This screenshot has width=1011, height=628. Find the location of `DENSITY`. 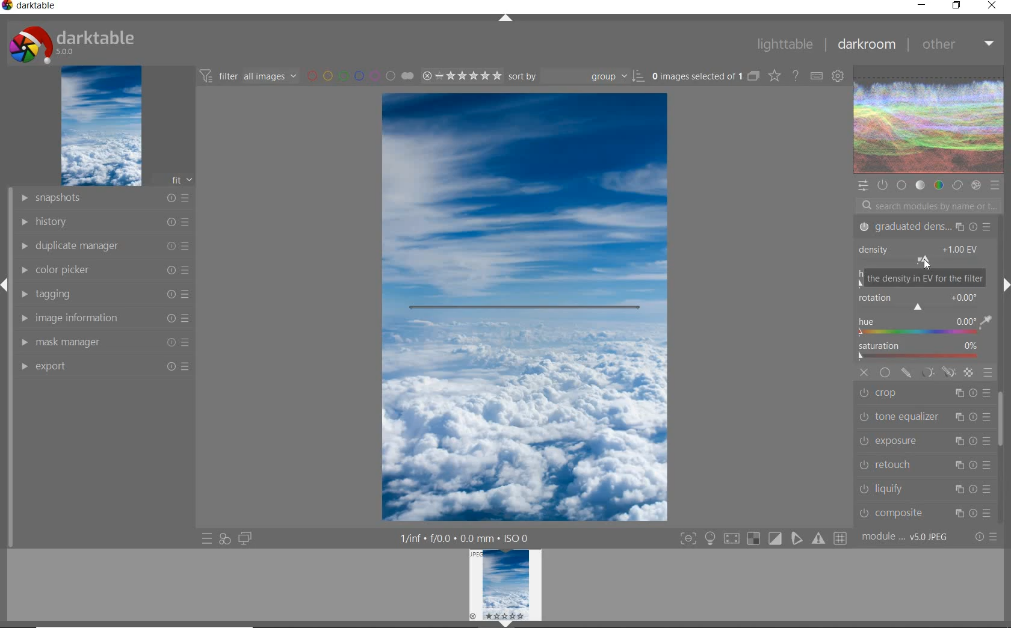

DENSITY is located at coordinates (922, 251).